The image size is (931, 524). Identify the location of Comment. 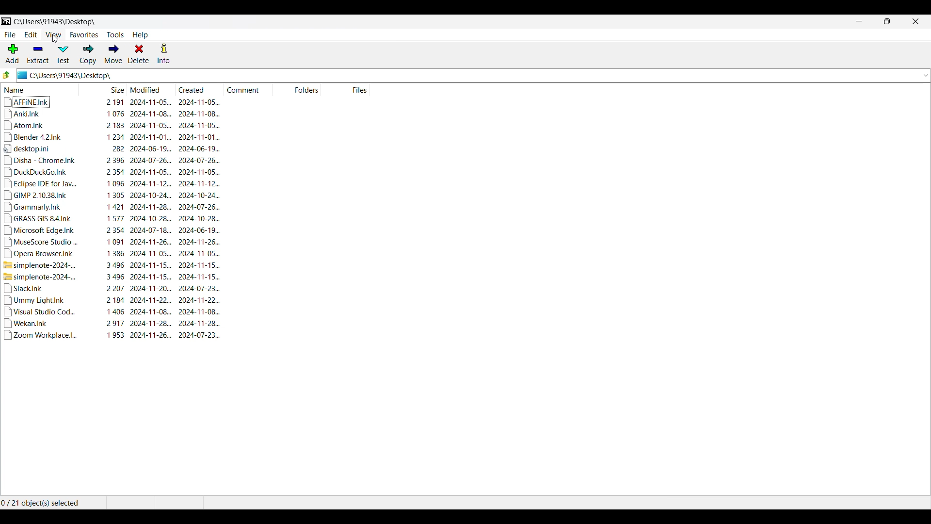
(248, 89).